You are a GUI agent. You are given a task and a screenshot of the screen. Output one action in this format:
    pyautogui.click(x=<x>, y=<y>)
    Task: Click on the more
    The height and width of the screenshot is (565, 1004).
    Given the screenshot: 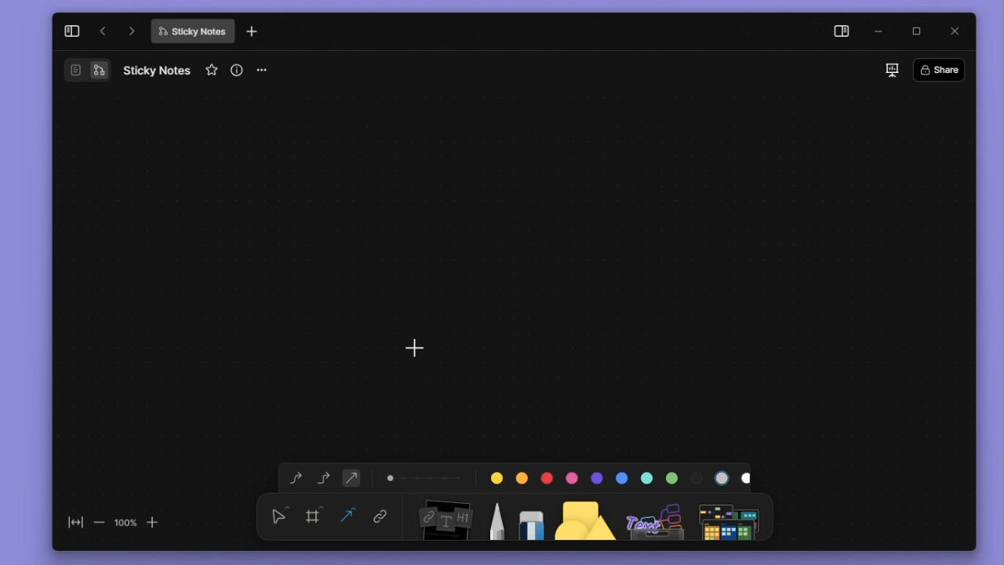 What is the action you would take?
    pyautogui.click(x=267, y=71)
    